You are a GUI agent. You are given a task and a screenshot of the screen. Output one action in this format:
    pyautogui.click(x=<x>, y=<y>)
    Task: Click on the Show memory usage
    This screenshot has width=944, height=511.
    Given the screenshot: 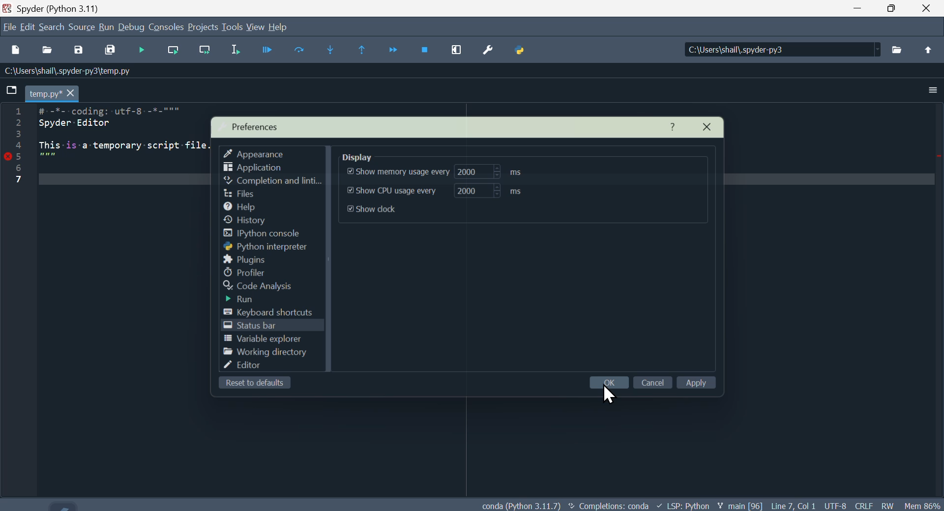 What is the action you would take?
    pyautogui.click(x=431, y=172)
    